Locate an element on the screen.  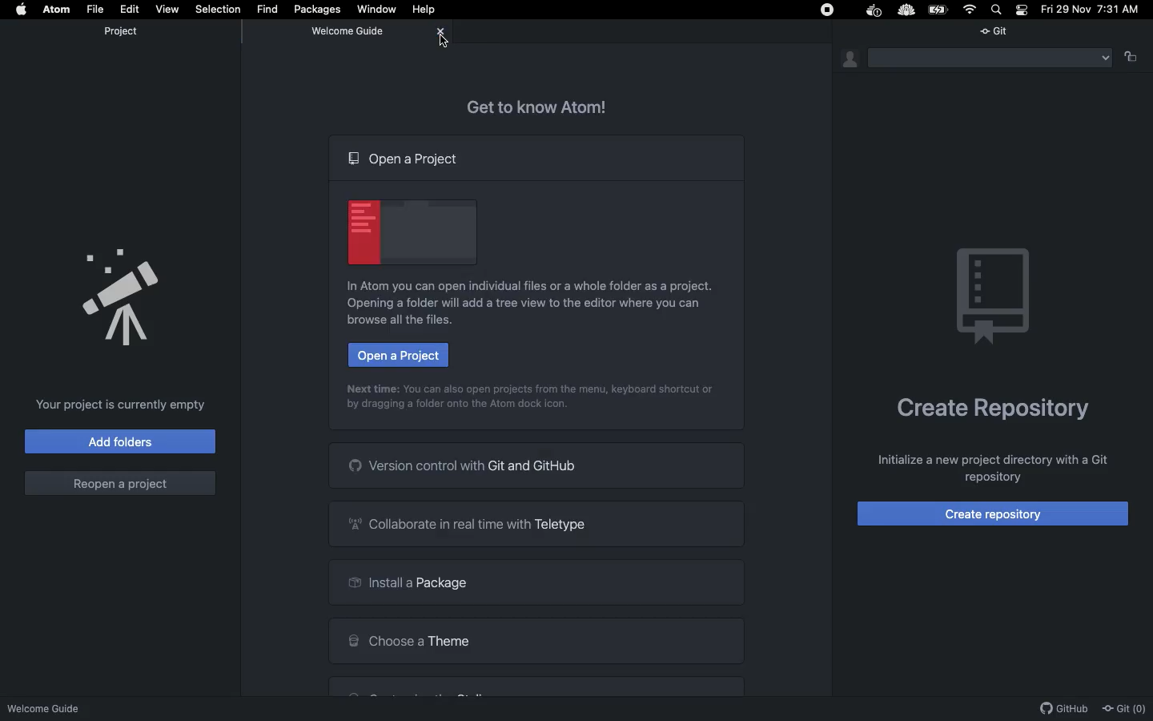
Git identity  is located at coordinates (851, 59).